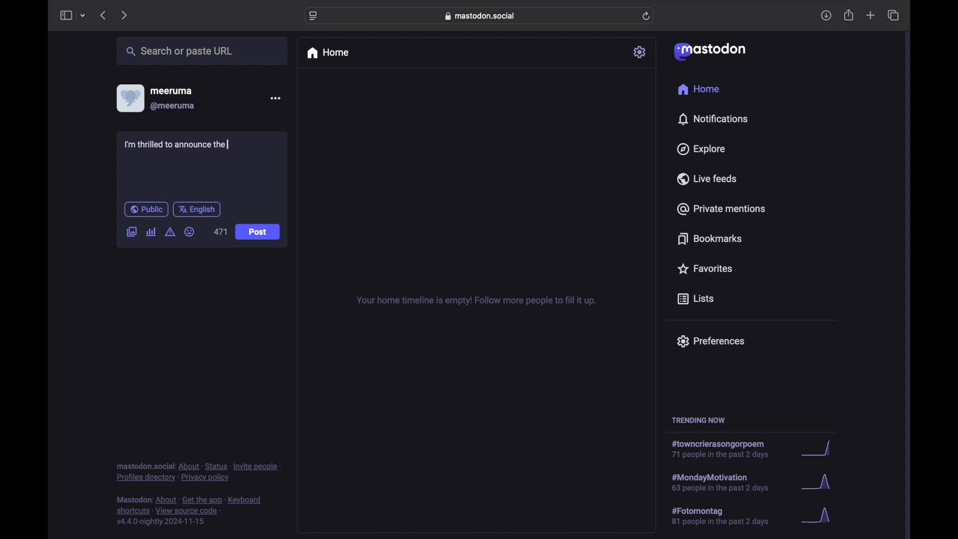  I want to click on refresh, so click(646, 16).